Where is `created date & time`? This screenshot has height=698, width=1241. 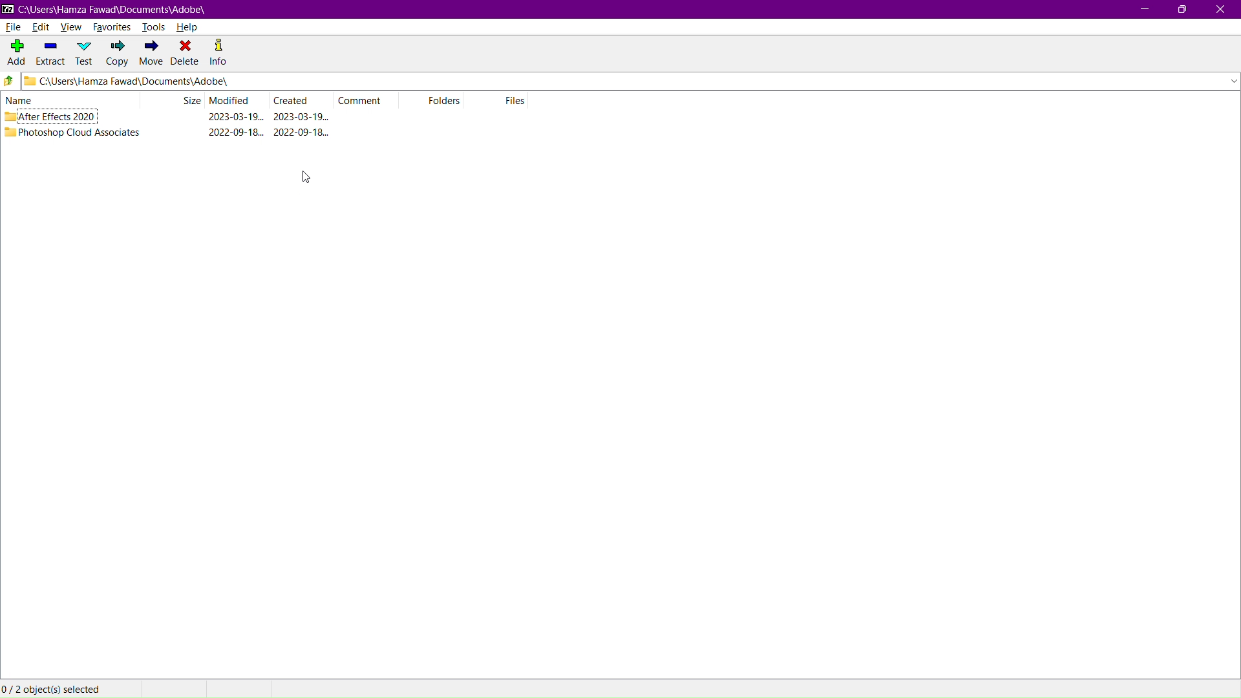
created date & time is located at coordinates (301, 116).